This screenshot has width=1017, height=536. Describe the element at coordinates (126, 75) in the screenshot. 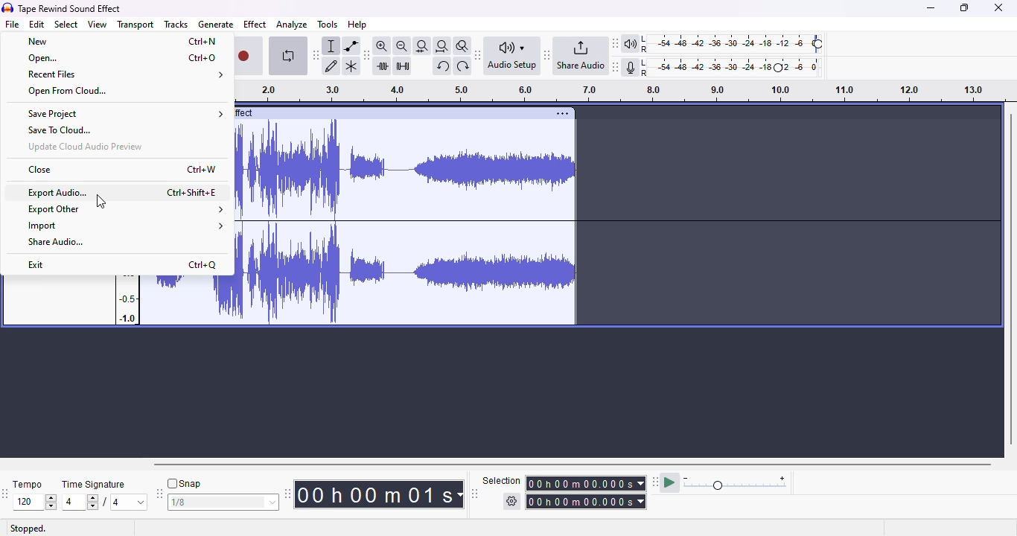

I see `recent files` at that location.